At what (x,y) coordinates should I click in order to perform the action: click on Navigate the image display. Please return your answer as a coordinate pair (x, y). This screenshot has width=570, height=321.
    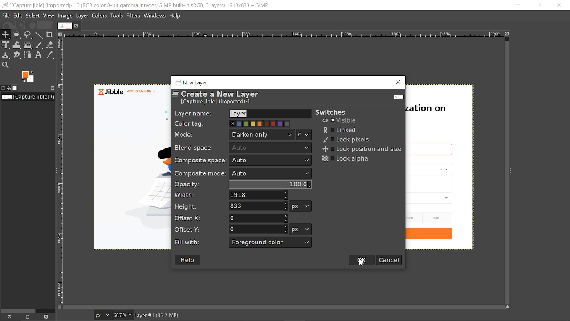
    Looking at the image, I should click on (509, 307).